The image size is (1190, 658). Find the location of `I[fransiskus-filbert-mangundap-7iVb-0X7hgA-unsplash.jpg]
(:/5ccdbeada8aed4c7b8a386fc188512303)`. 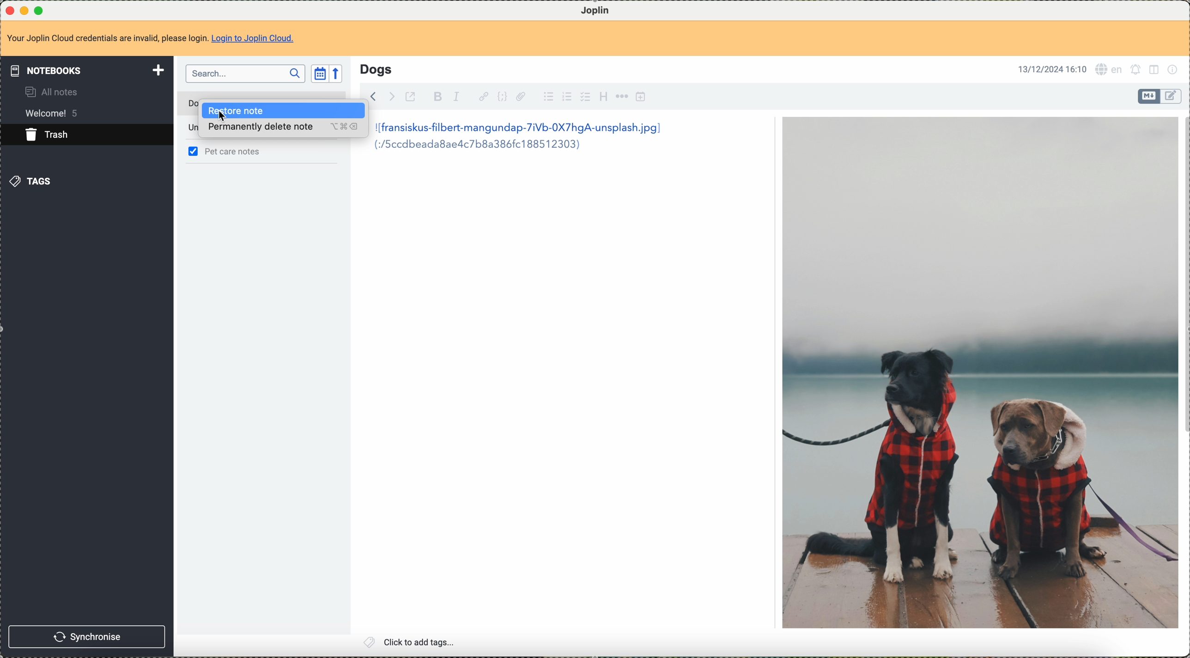

I[fransiskus-filbert-mangundap-7iVb-0X7hgA-unsplash.jpg]
(:/5ccdbeada8aed4c7b8a386fc188512303) is located at coordinates (524, 137).